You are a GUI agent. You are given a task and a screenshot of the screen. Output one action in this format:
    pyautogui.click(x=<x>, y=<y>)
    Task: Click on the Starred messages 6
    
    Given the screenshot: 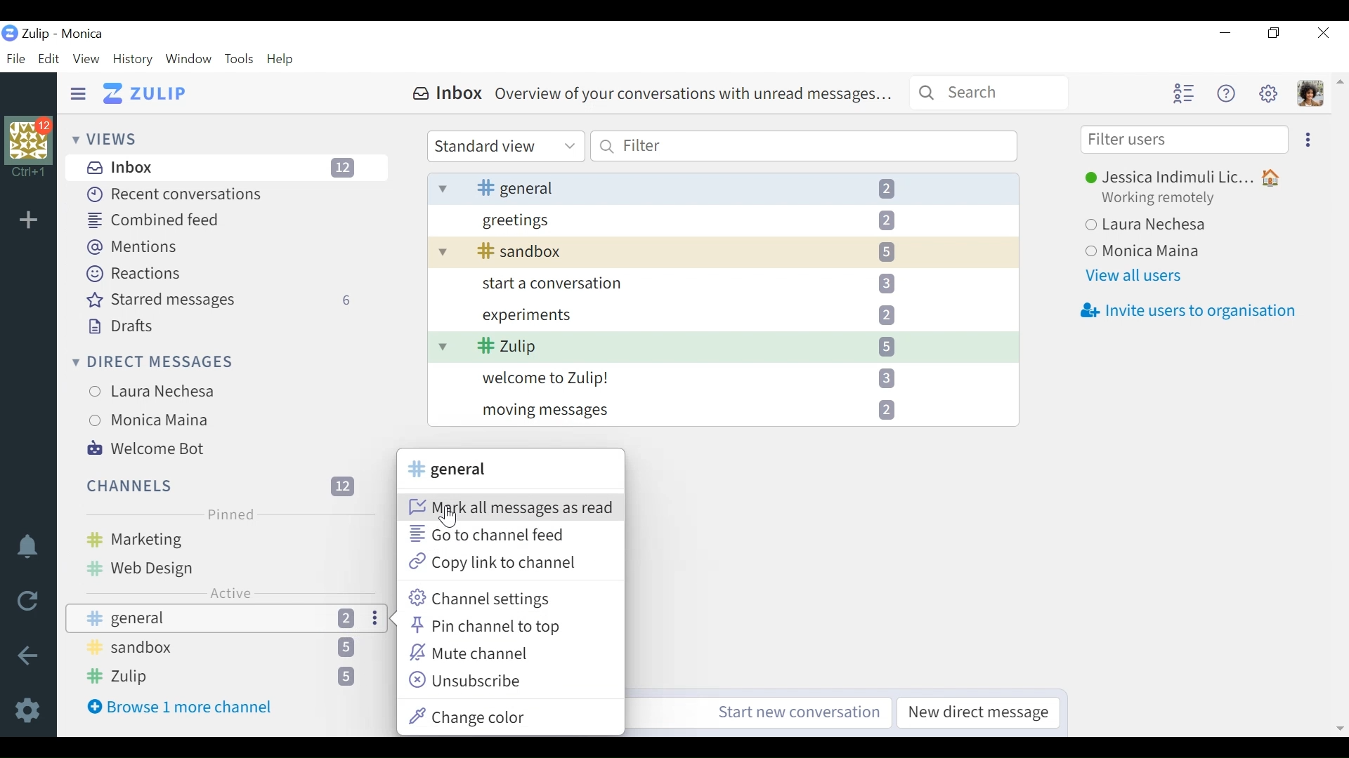 What is the action you would take?
    pyautogui.click(x=224, y=300)
    